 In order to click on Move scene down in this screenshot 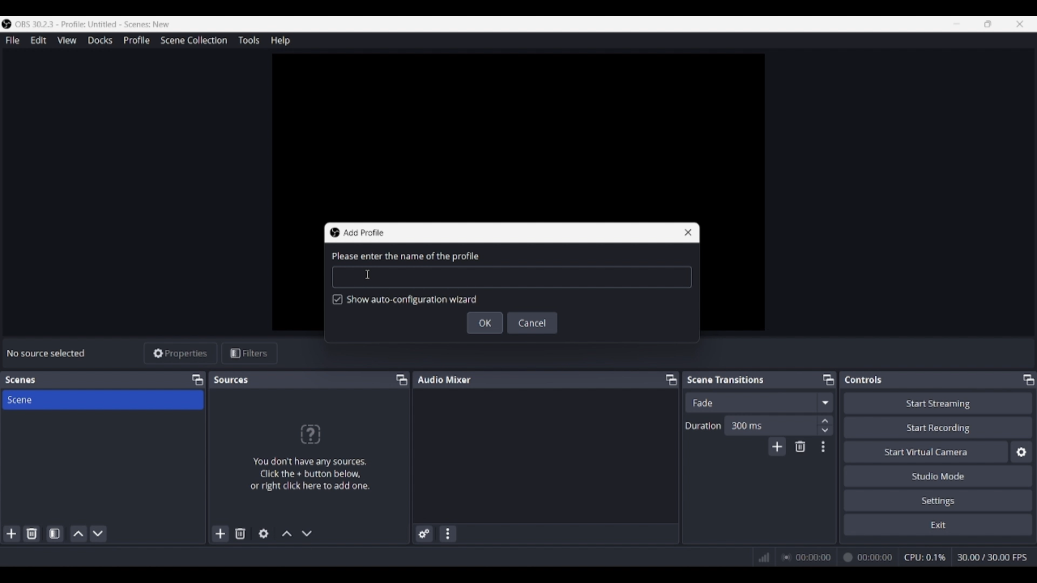, I will do `click(98, 534)`.